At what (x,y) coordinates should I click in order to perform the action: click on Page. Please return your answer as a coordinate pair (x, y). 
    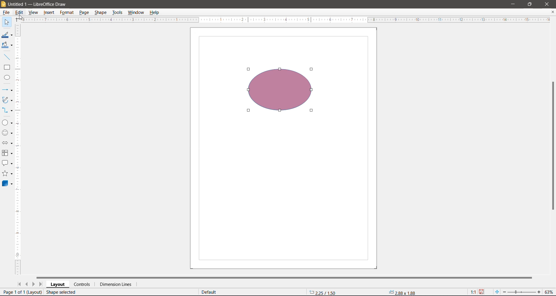
    Looking at the image, I should click on (84, 13).